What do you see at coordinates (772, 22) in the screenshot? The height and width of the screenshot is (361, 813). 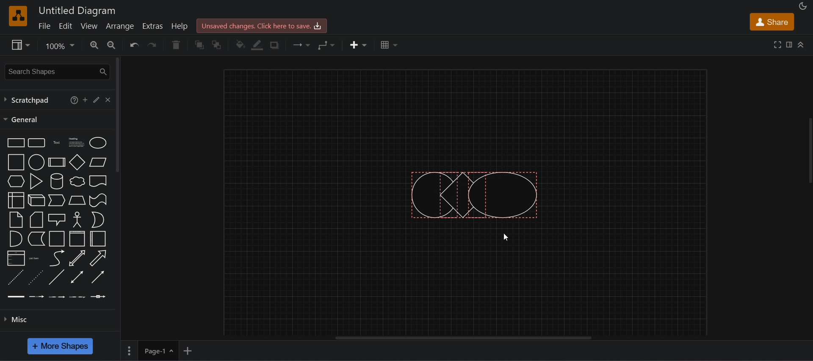 I see `share` at bounding box center [772, 22].